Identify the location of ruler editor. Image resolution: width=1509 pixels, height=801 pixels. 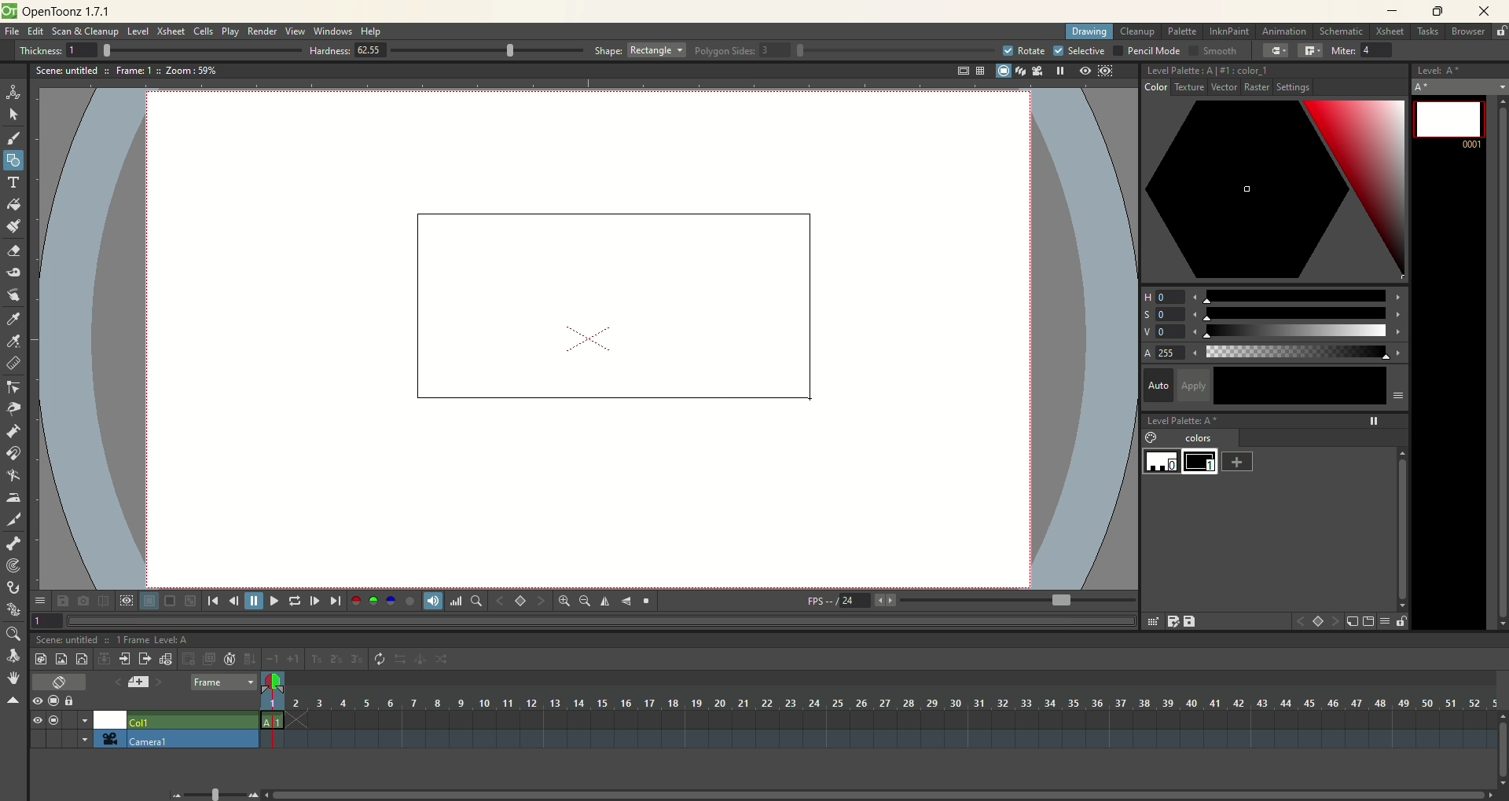
(13, 363).